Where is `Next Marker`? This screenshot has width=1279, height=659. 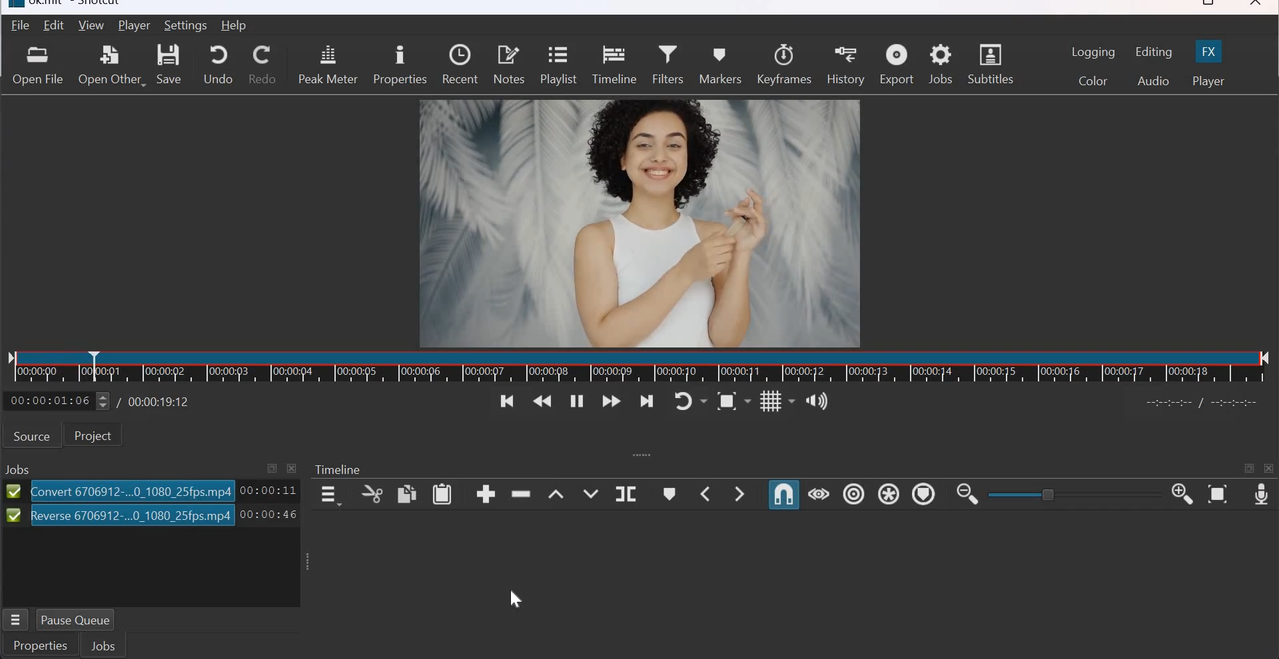 Next Marker is located at coordinates (742, 493).